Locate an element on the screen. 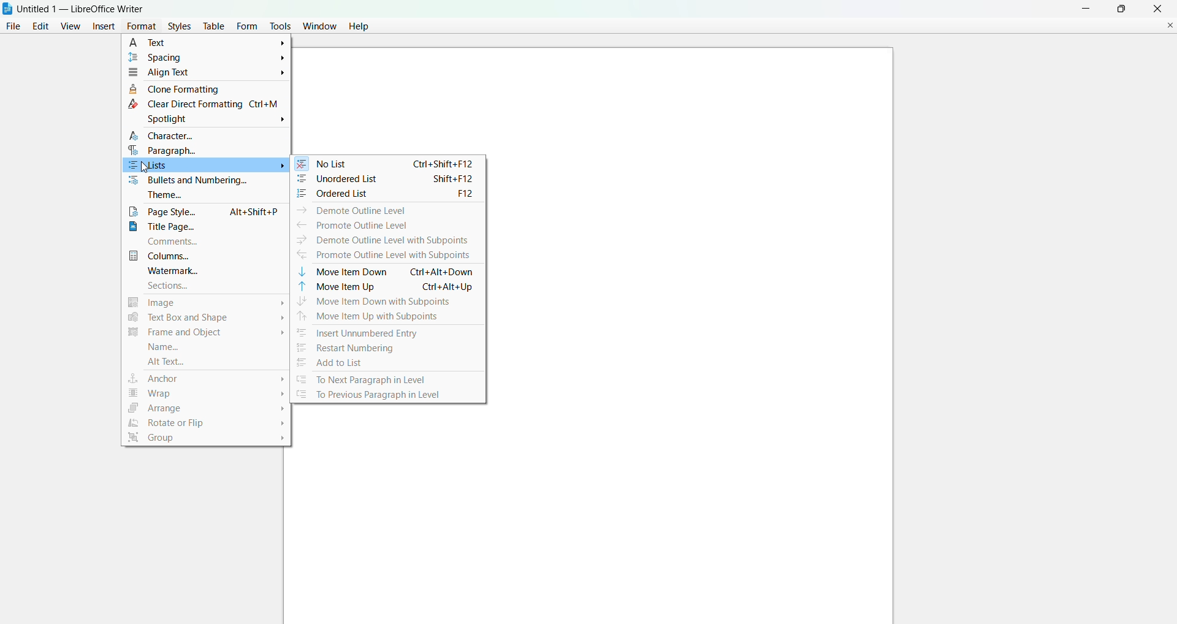  table is located at coordinates (215, 21).